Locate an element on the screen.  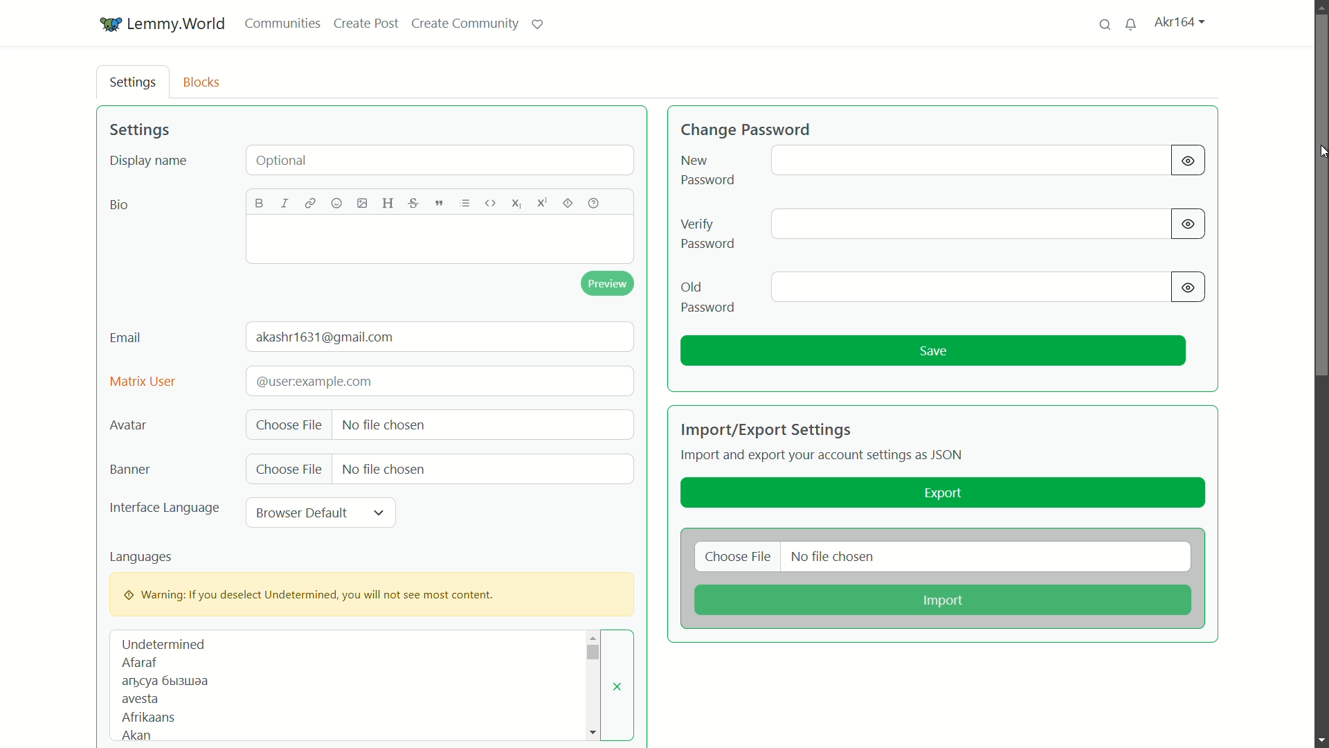
bio input bar is located at coordinates (442, 239).